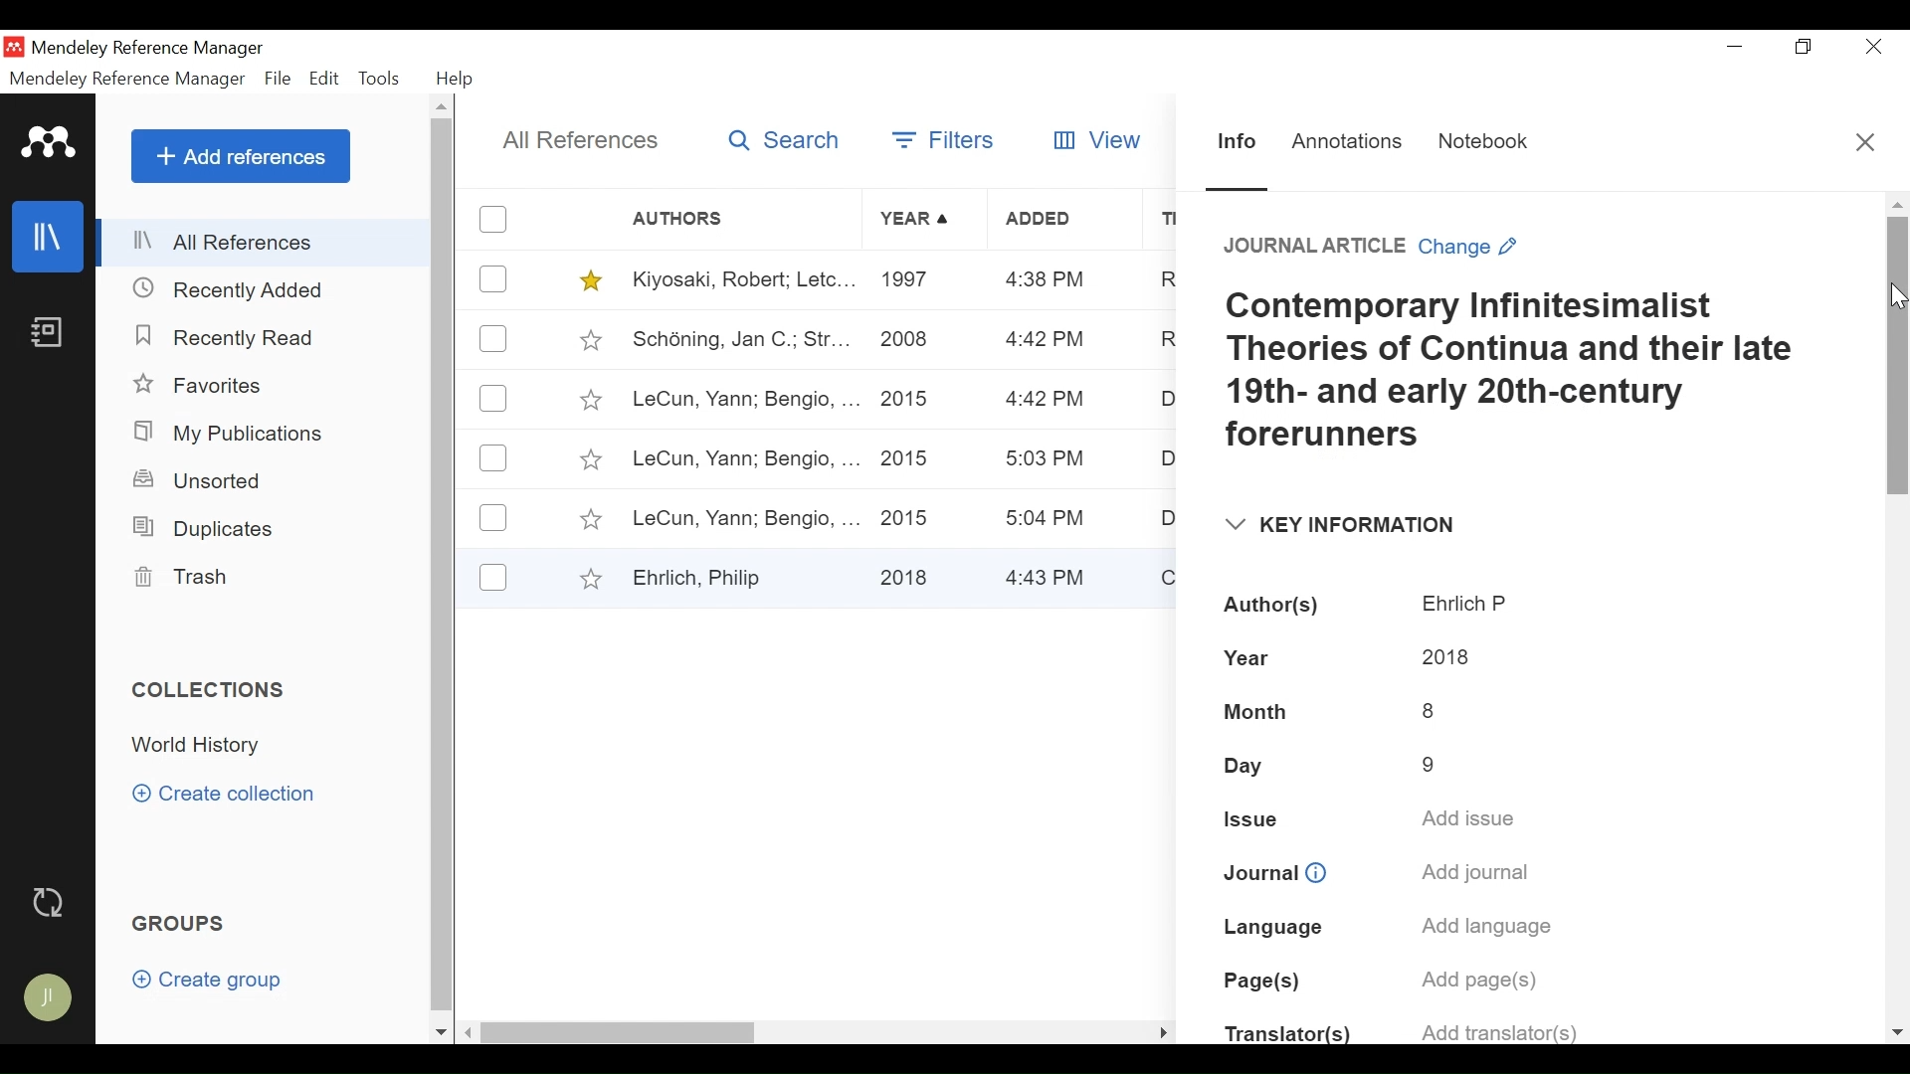 Image resolution: width=1910 pixels, height=1074 pixels. I want to click on Mendeley Desktop Icon, so click(14, 47).